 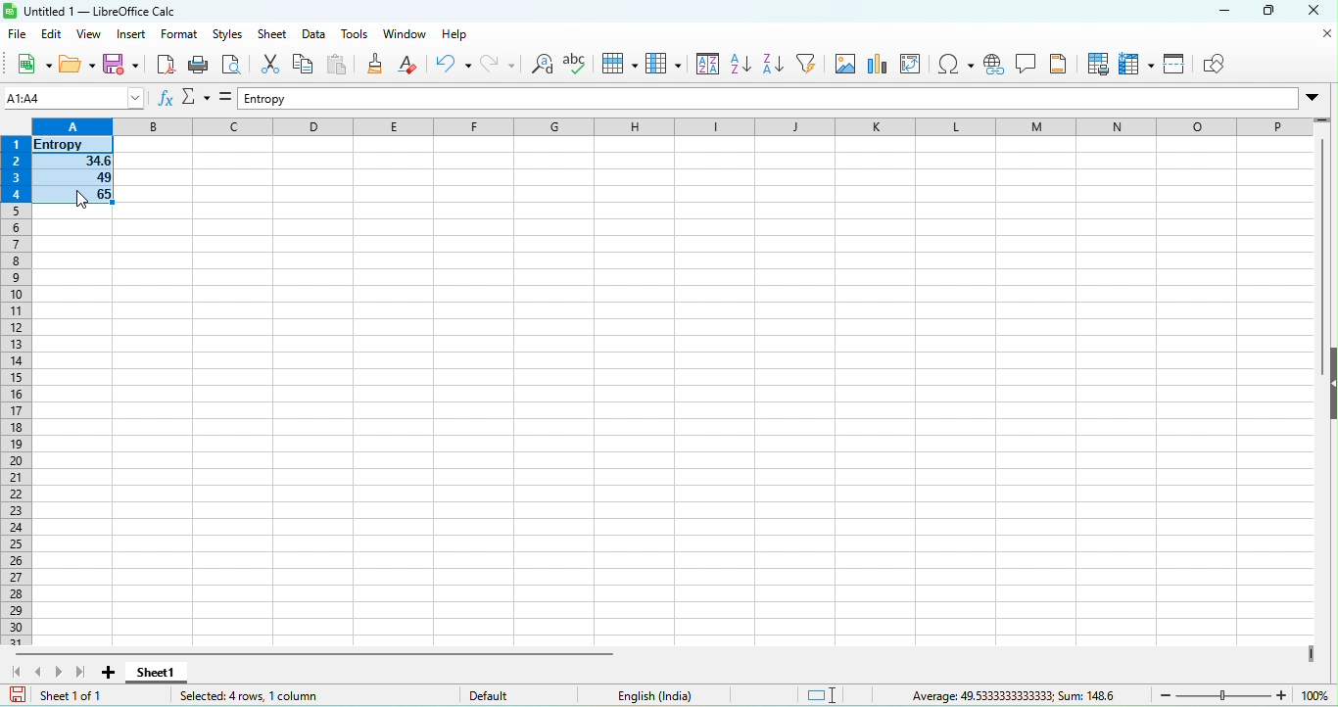 What do you see at coordinates (82, 672) in the screenshot?
I see `scroll to last sheet` at bounding box center [82, 672].